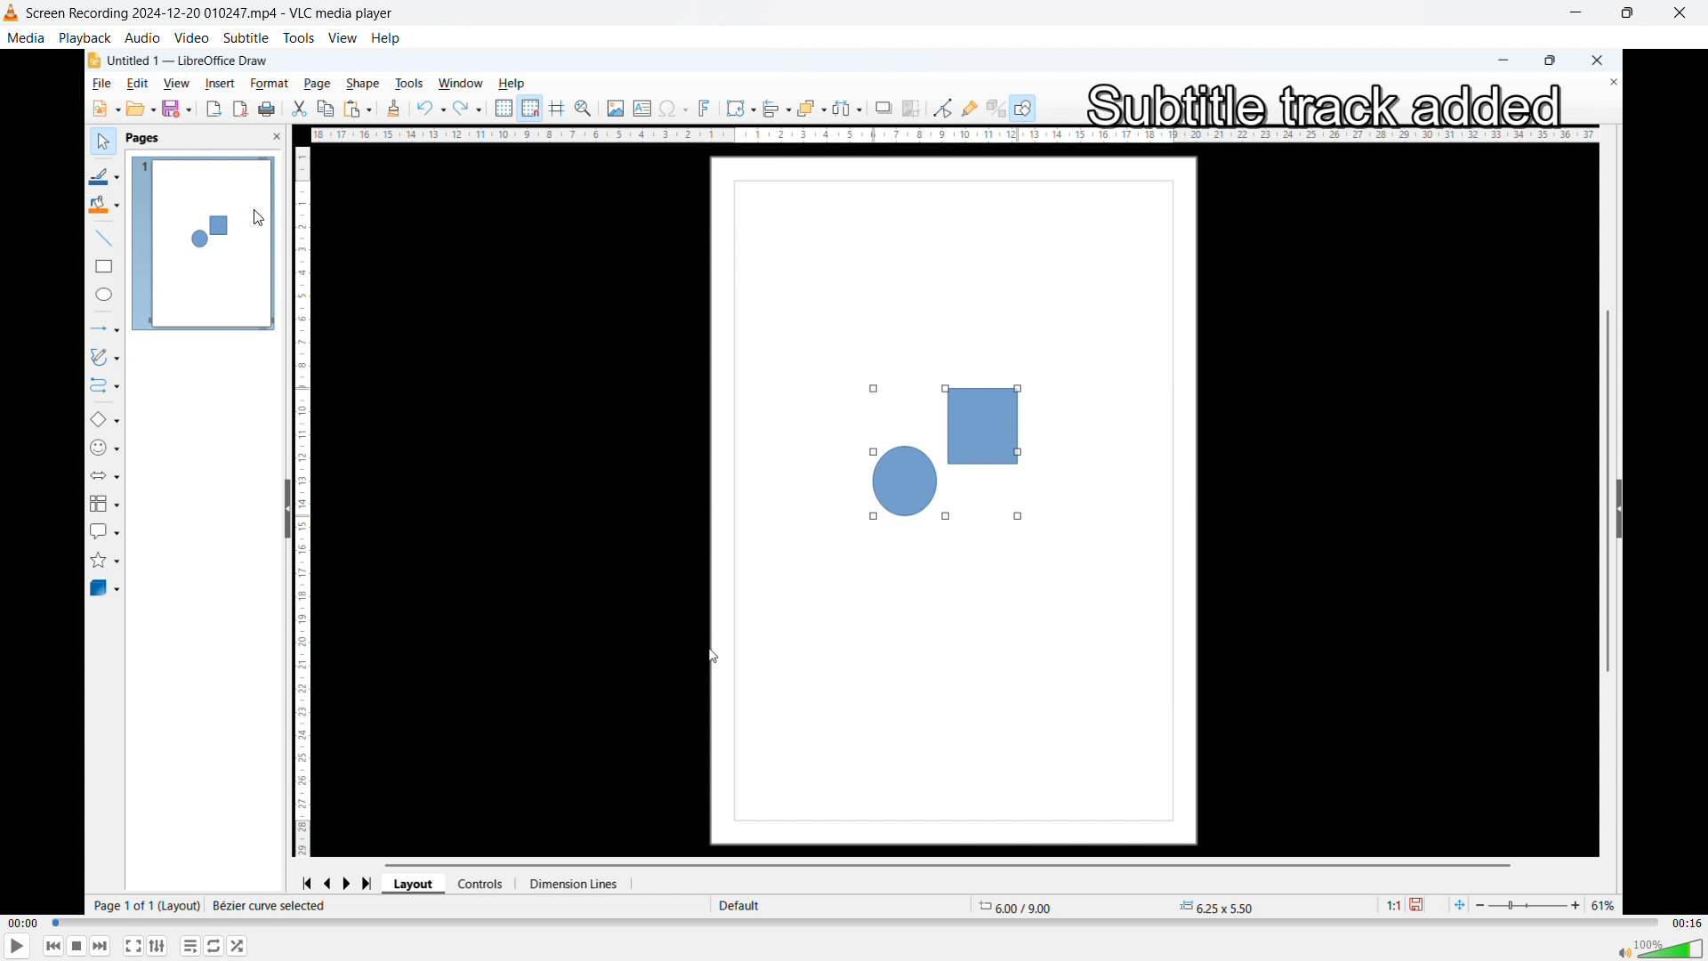 The image size is (1708, 961). What do you see at coordinates (100, 140) in the screenshot?
I see `select ` at bounding box center [100, 140].